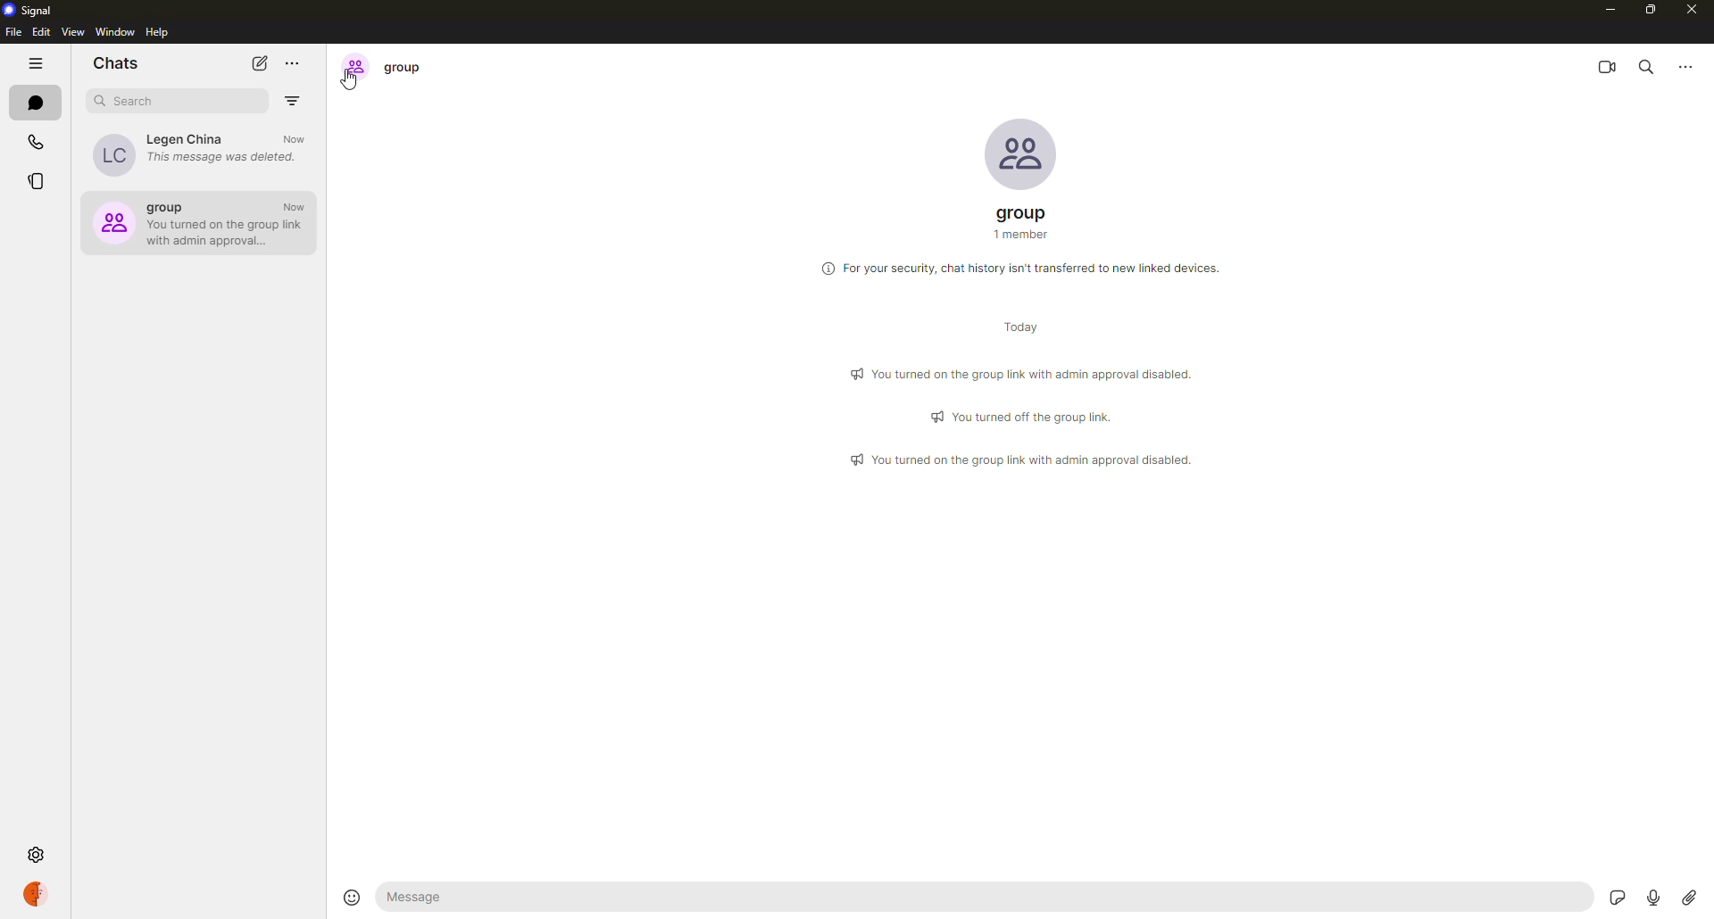 The image size is (1714, 919). Describe the element at coordinates (37, 143) in the screenshot. I see `calls` at that location.